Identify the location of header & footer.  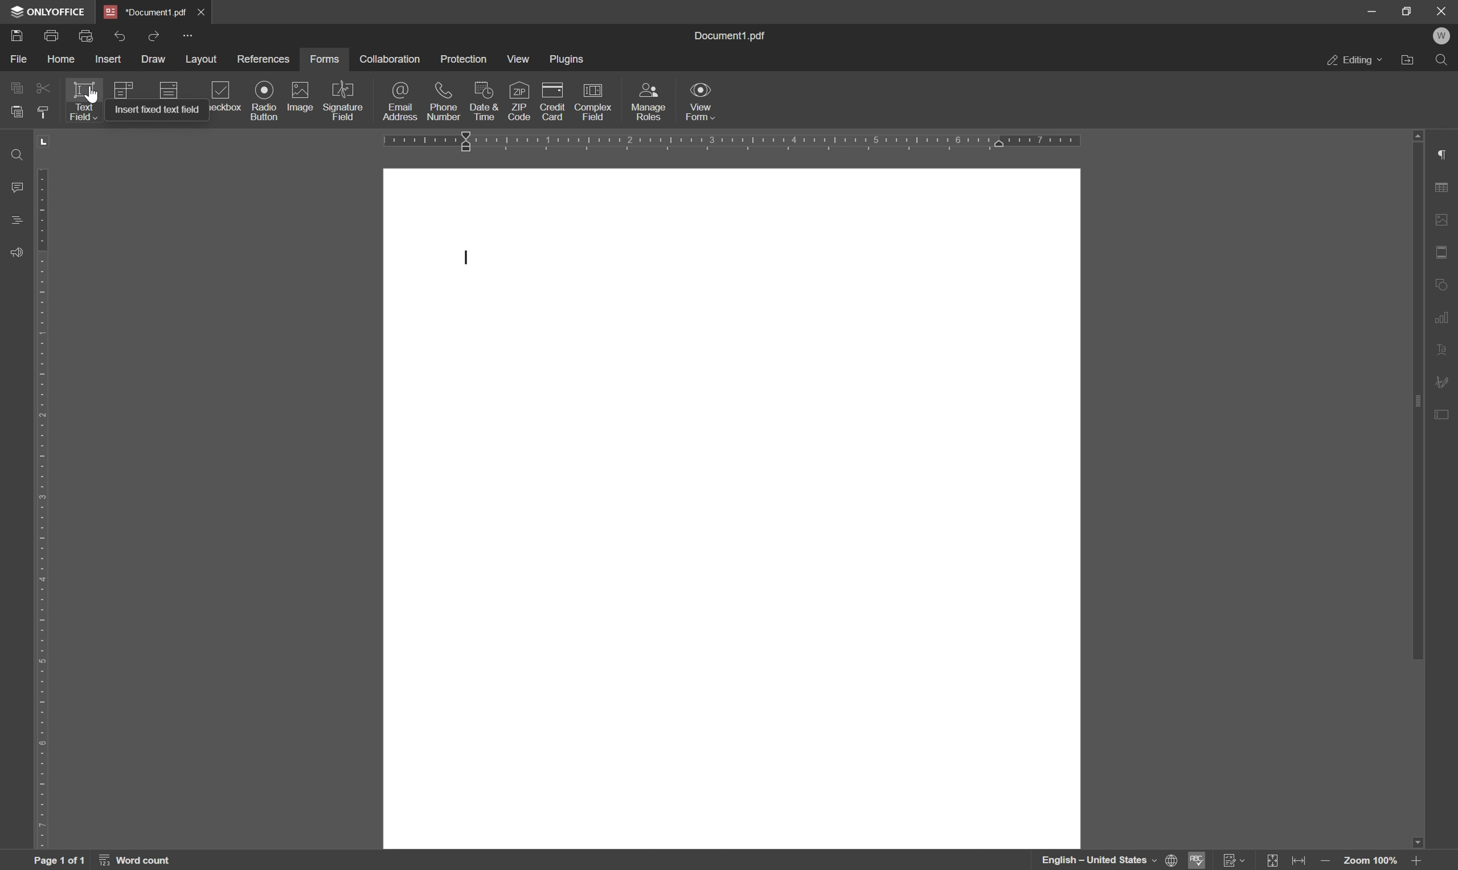
(1445, 252).